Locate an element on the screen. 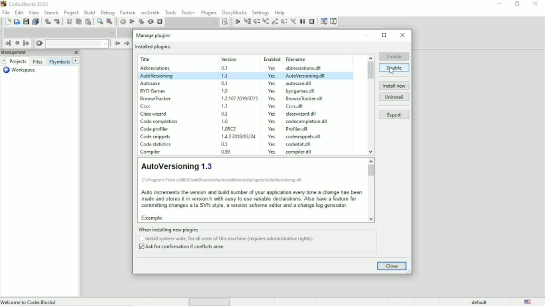 The image size is (545, 306). Install now is located at coordinates (394, 86).